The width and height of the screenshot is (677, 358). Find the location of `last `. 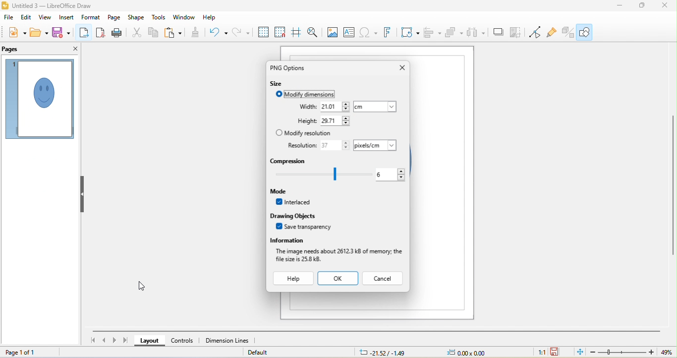

last  is located at coordinates (126, 340).